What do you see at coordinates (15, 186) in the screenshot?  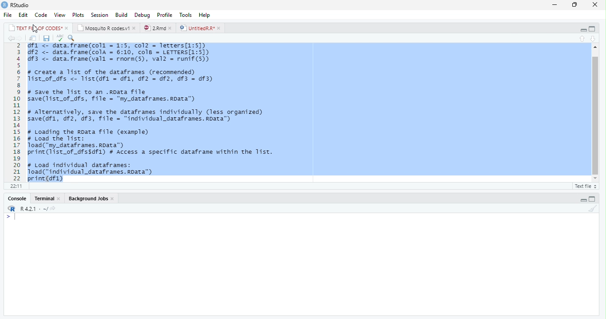 I see `1:1` at bounding box center [15, 186].